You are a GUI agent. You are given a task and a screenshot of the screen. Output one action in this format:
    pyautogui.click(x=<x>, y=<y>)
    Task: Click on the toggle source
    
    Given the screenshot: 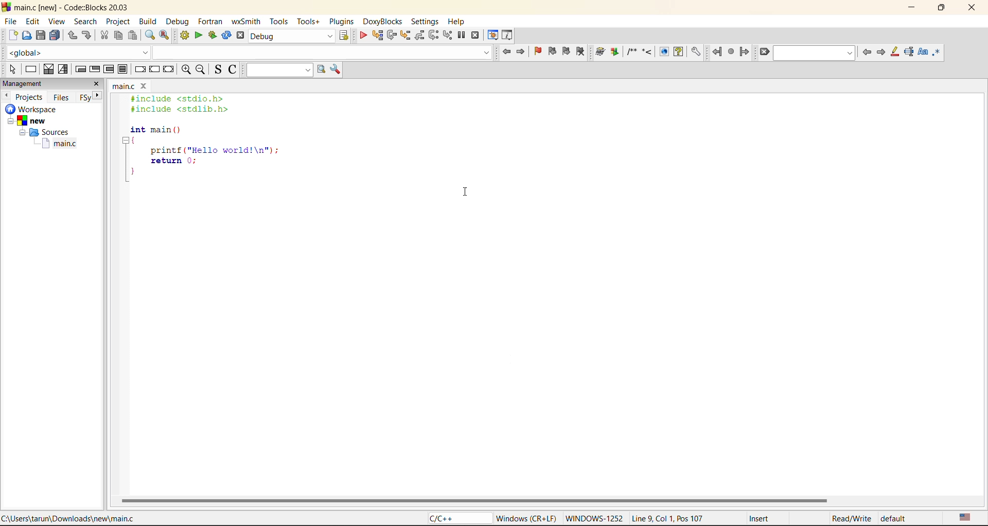 What is the action you would take?
    pyautogui.click(x=218, y=69)
    